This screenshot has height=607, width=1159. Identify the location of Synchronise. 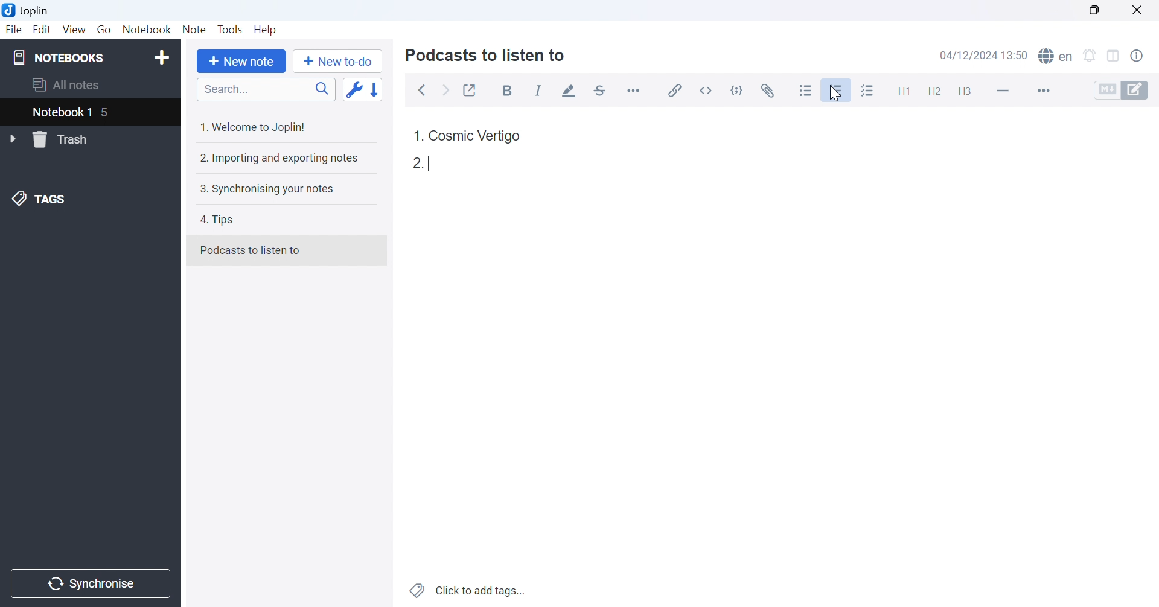
(92, 584).